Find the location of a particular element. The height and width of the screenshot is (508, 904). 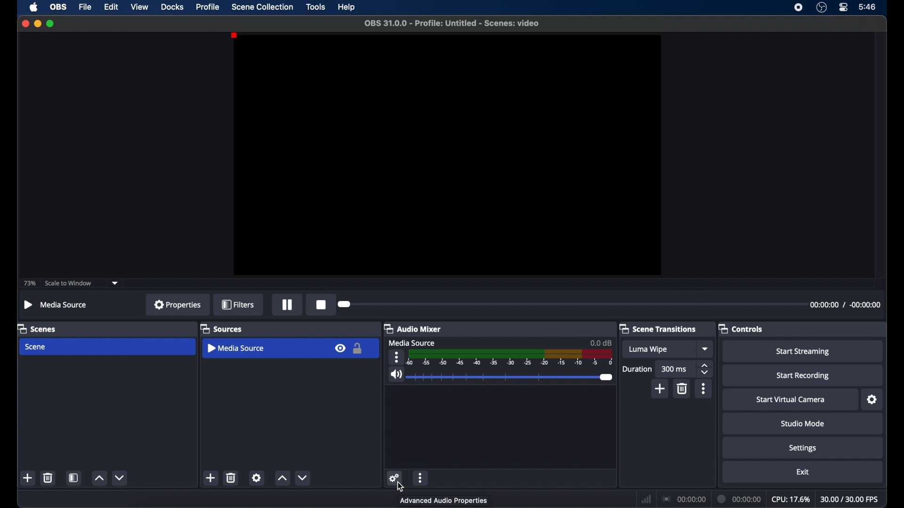

scene collection is located at coordinates (263, 7).